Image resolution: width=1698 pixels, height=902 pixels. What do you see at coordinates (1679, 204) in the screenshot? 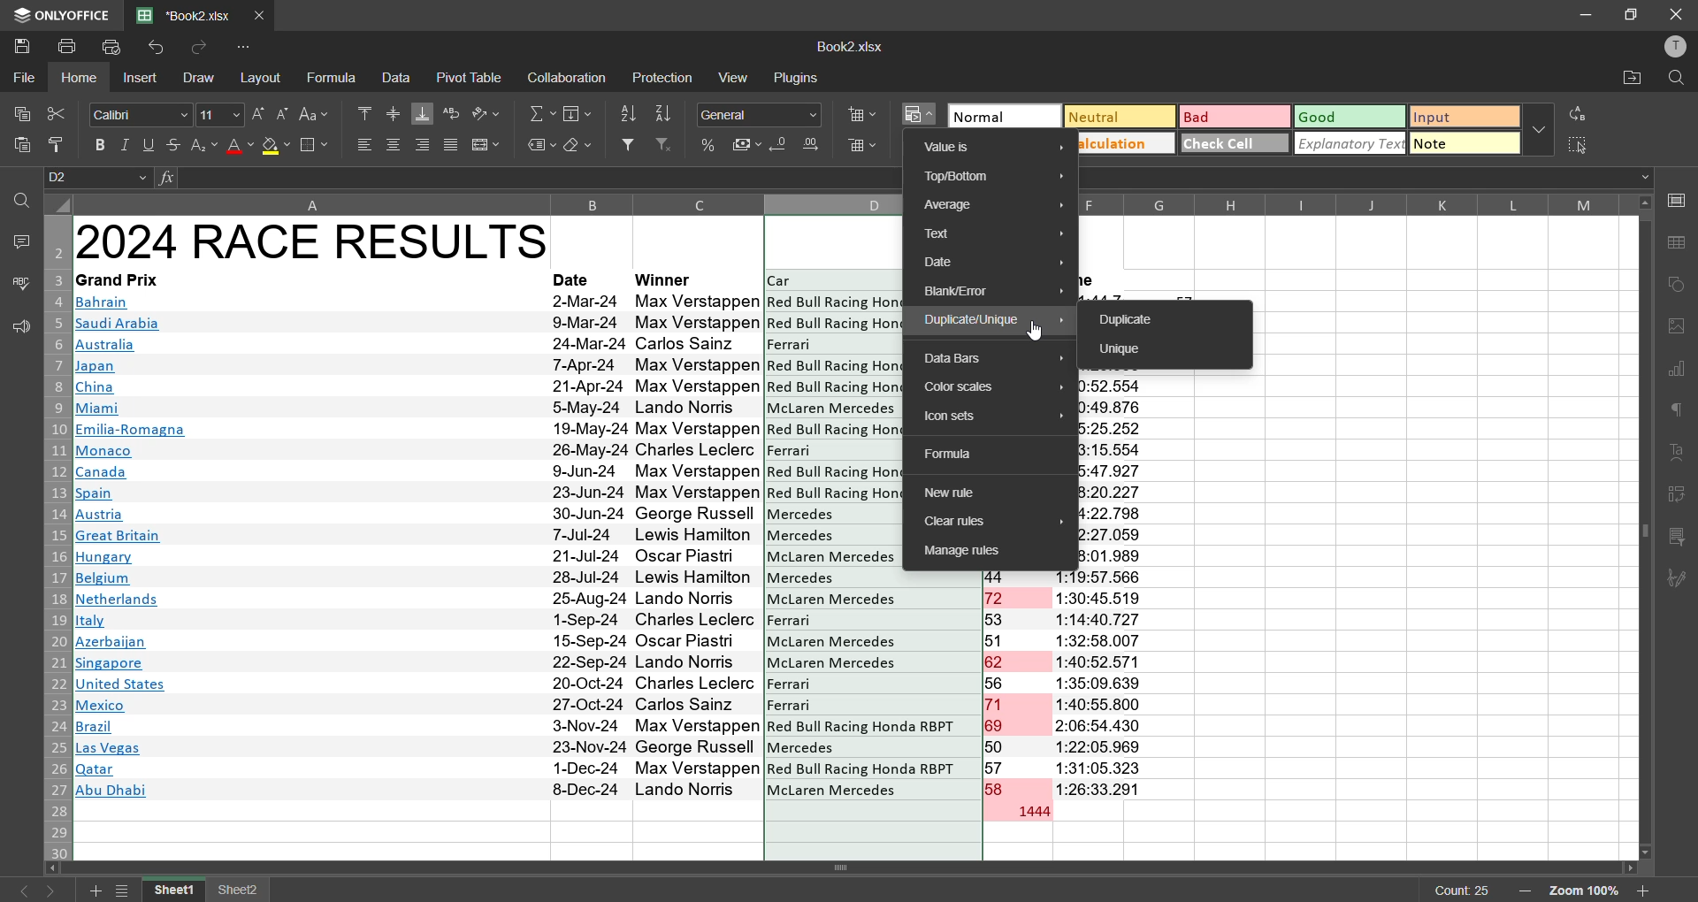
I see `call settings` at bounding box center [1679, 204].